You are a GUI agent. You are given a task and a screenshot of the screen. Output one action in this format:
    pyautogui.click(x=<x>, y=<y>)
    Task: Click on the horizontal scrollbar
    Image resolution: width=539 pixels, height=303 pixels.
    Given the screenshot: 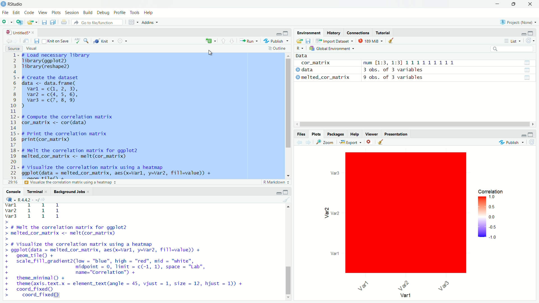 What is the action you would take?
    pyautogui.click(x=414, y=125)
    